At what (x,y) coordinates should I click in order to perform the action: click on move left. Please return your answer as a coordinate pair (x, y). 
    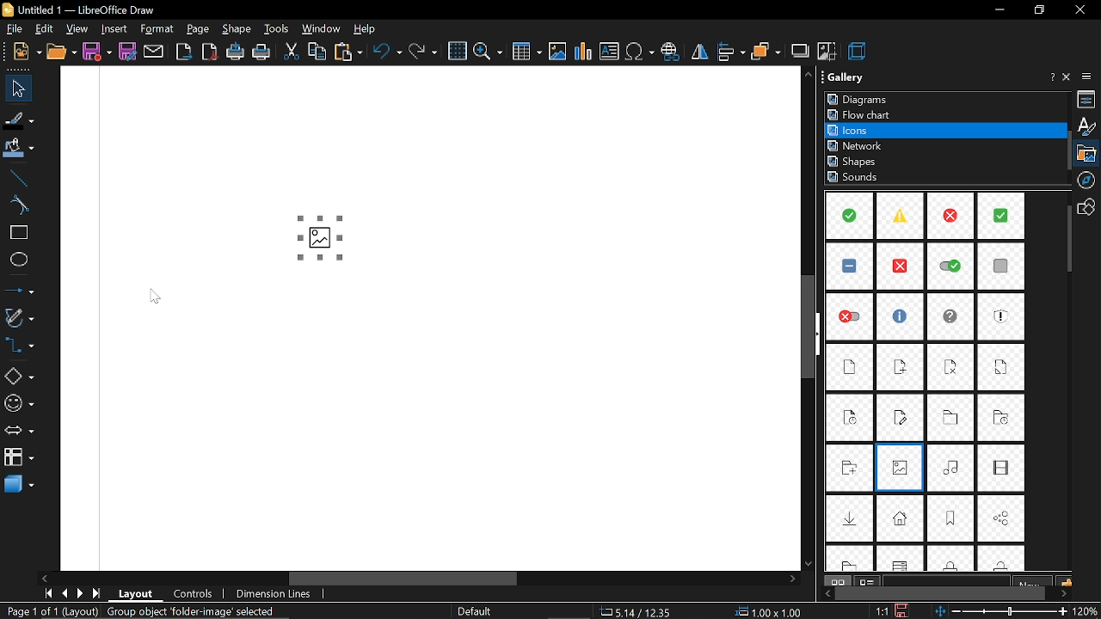
    Looking at the image, I should click on (824, 593).